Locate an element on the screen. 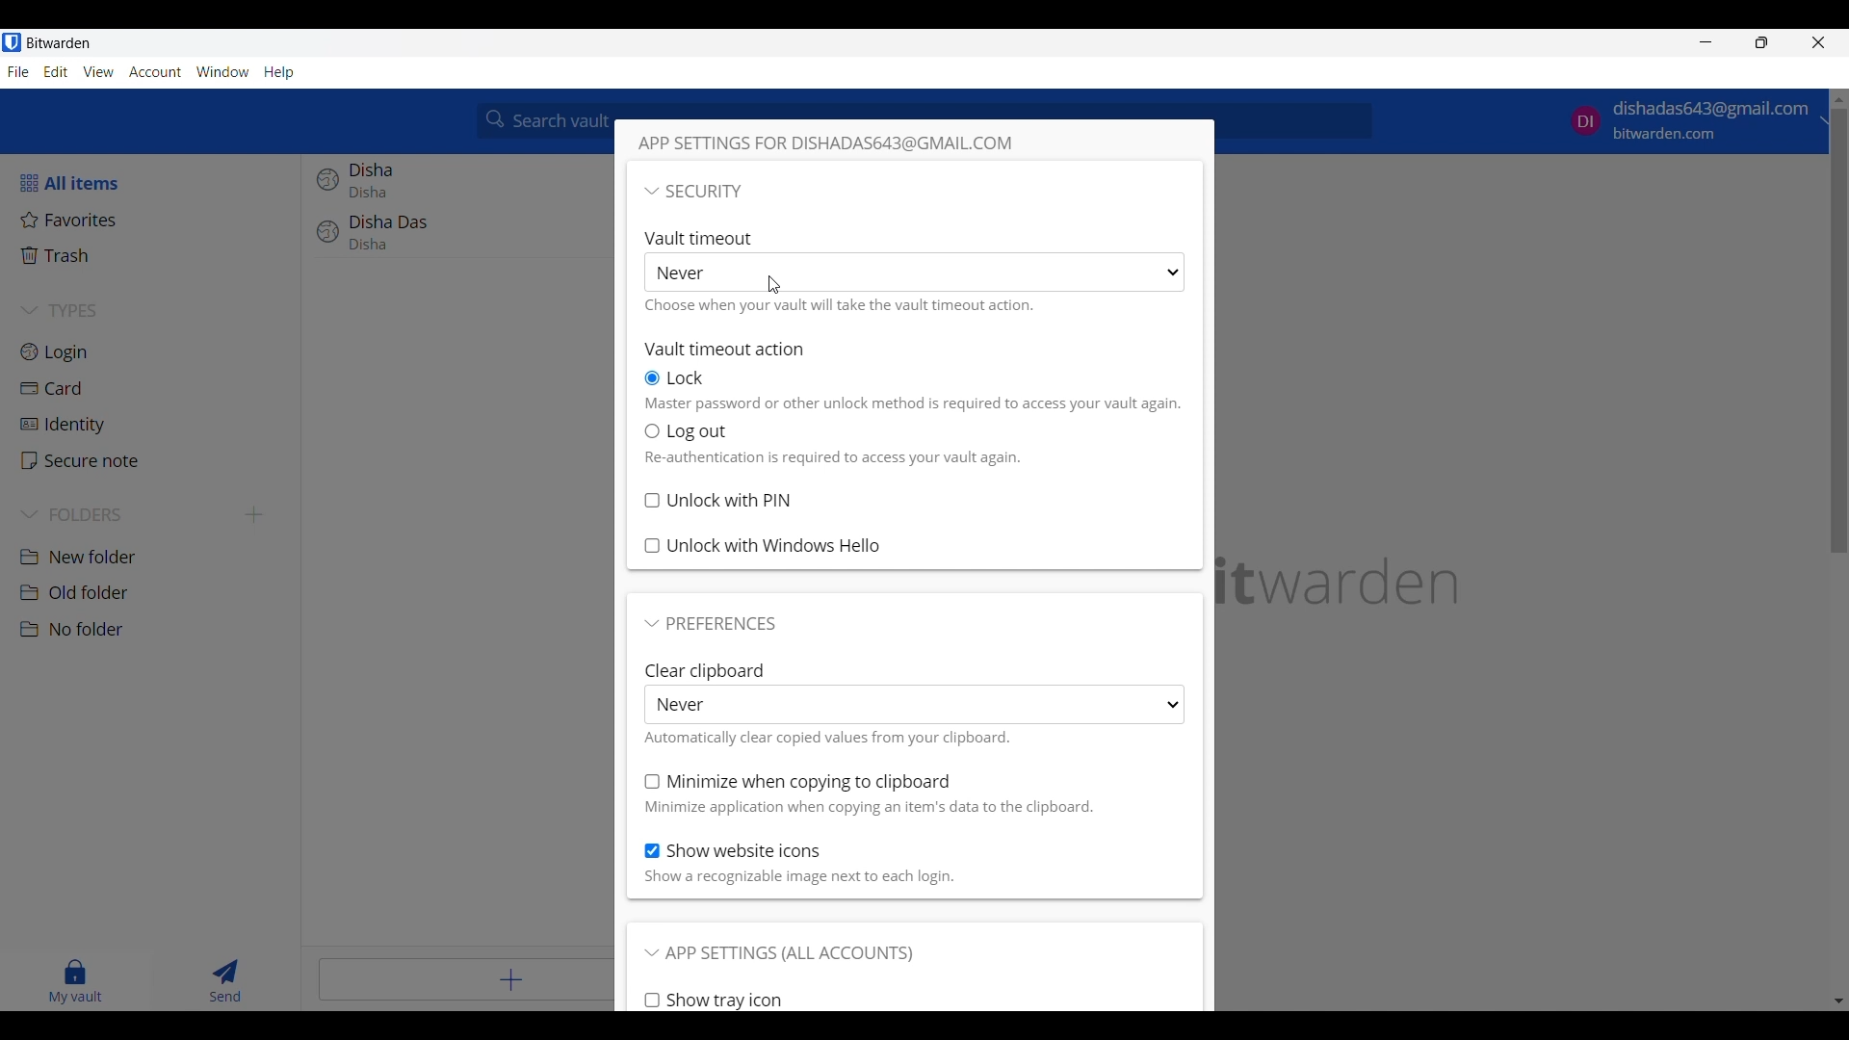  Clear clipboard list is located at coordinates (914, 705).